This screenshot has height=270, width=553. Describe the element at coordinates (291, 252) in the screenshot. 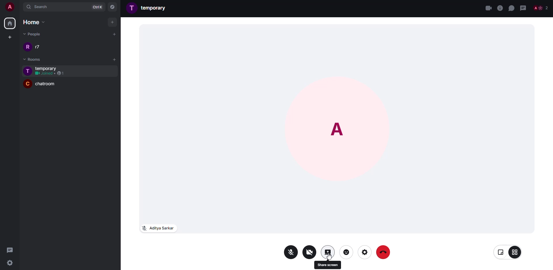

I see `mic off` at that location.